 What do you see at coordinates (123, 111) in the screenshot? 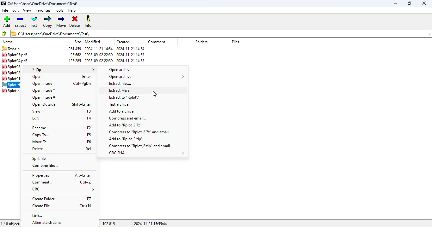
I see `add to archive` at bounding box center [123, 111].